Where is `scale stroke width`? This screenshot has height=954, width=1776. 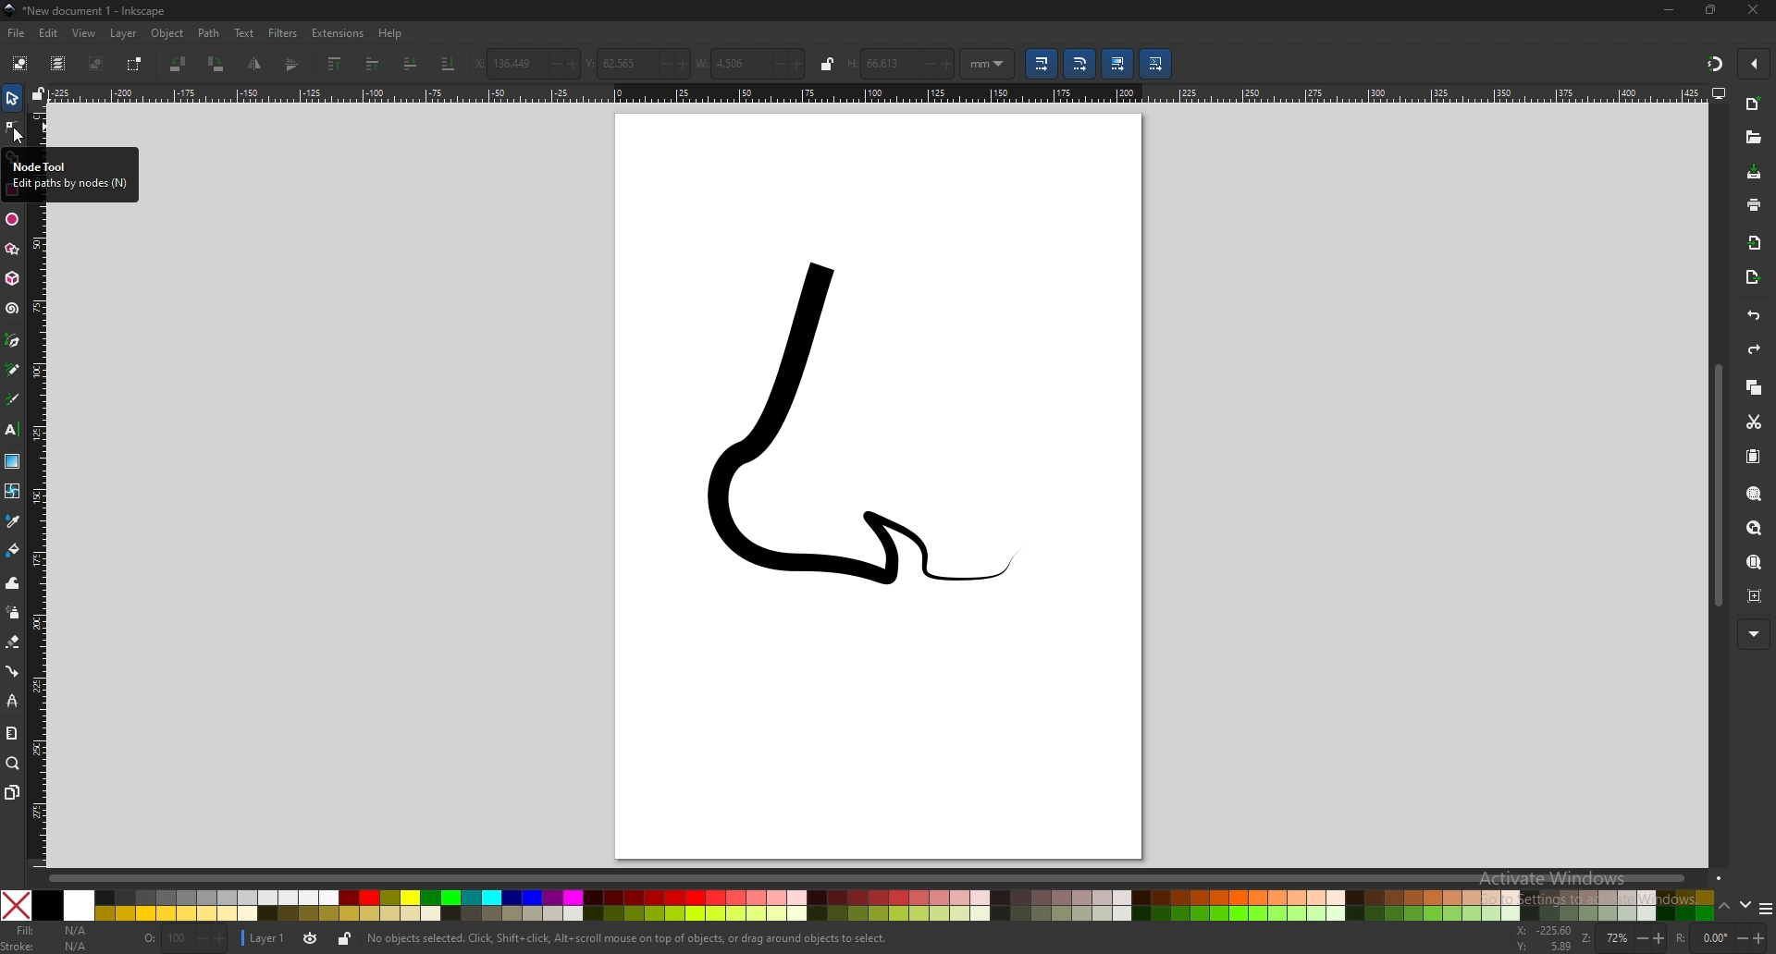 scale stroke width is located at coordinates (1040, 63).